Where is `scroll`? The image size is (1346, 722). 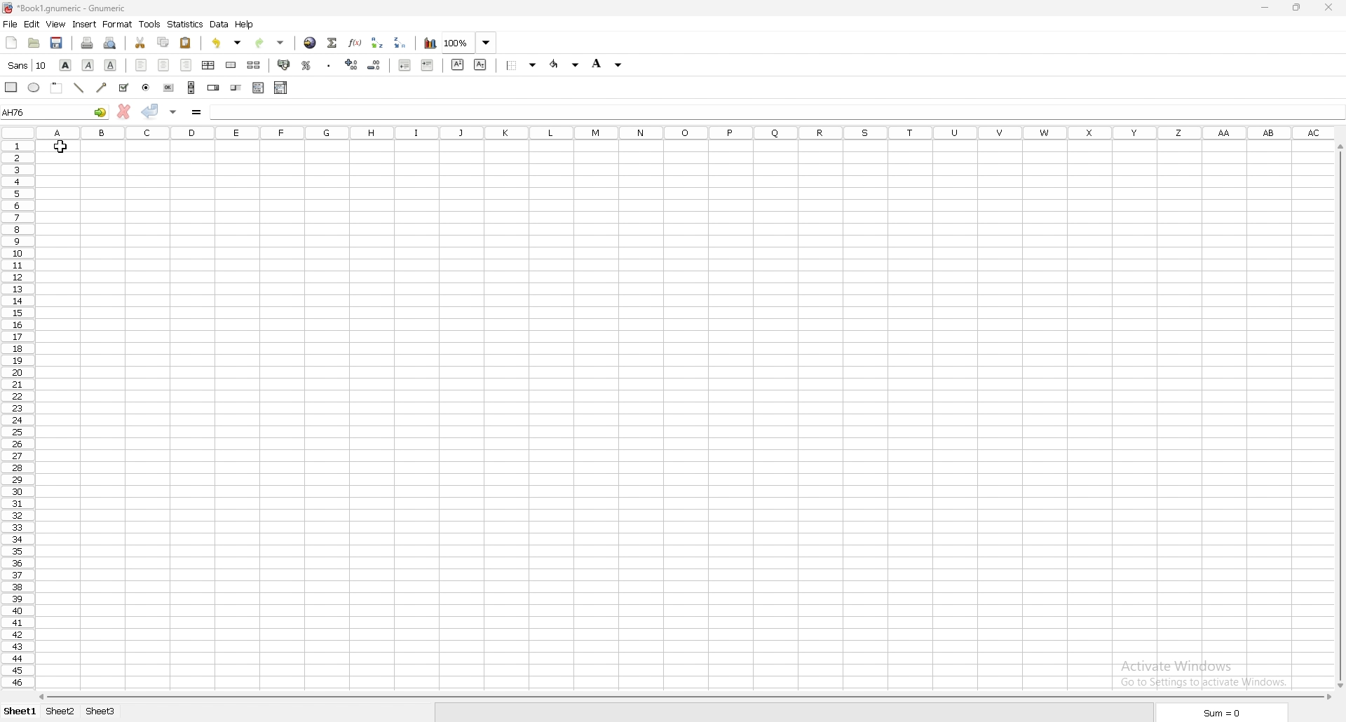 scroll is located at coordinates (191, 88).